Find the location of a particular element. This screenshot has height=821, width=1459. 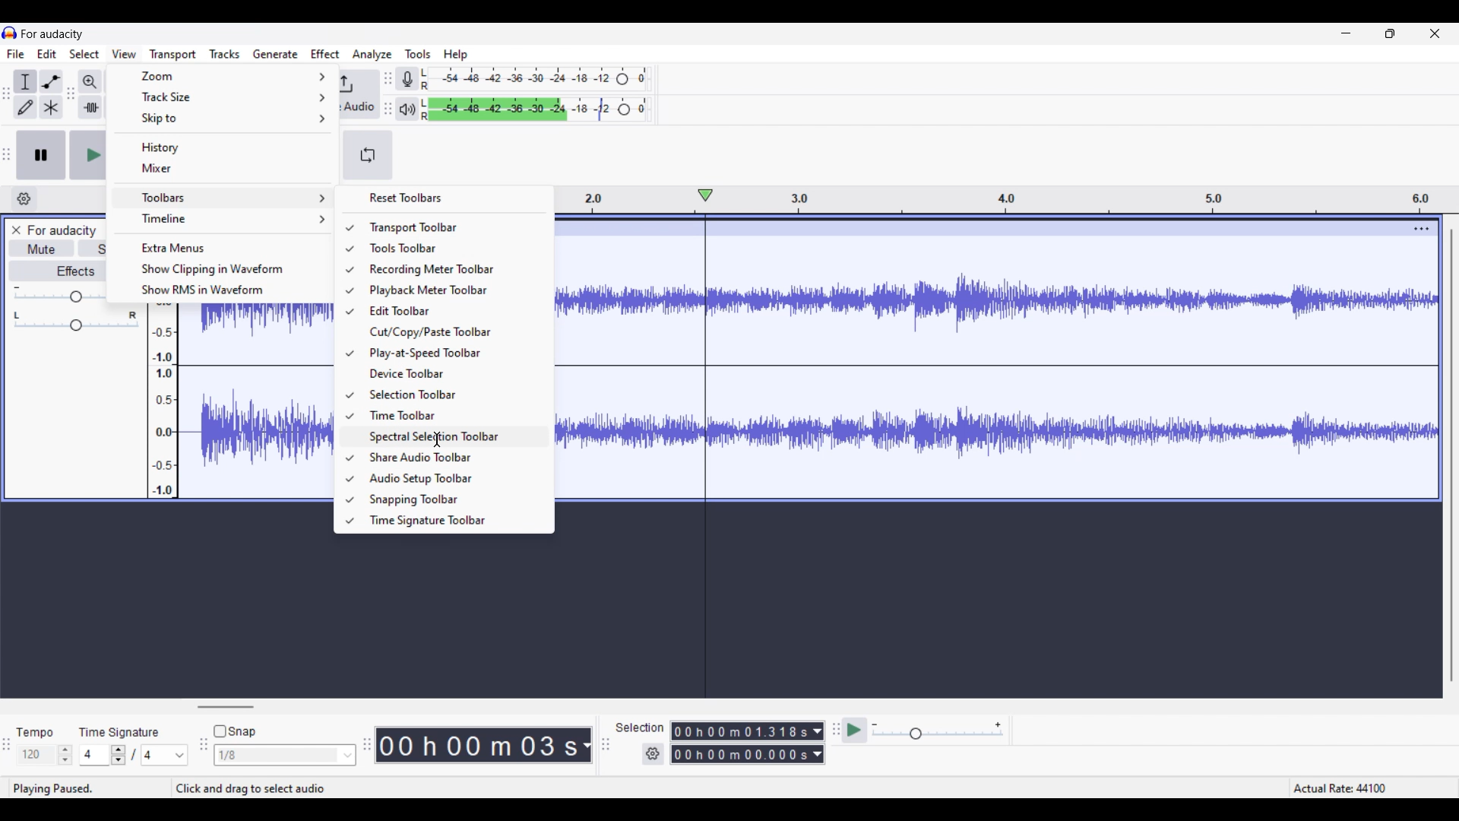

Selection settings is located at coordinates (653, 753).